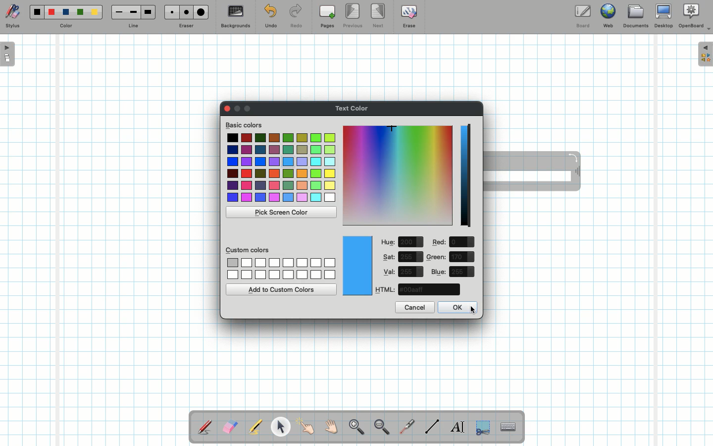  Describe the element at coordinates (462, 242) in the screenshot. I see `value` at that location.